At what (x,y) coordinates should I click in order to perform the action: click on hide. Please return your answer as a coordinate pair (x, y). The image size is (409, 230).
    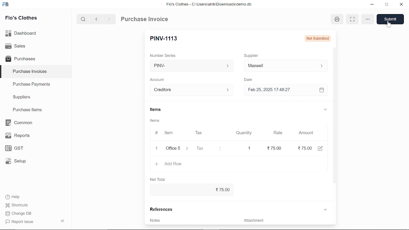
    Looking at the image, I should click on (61, 221).